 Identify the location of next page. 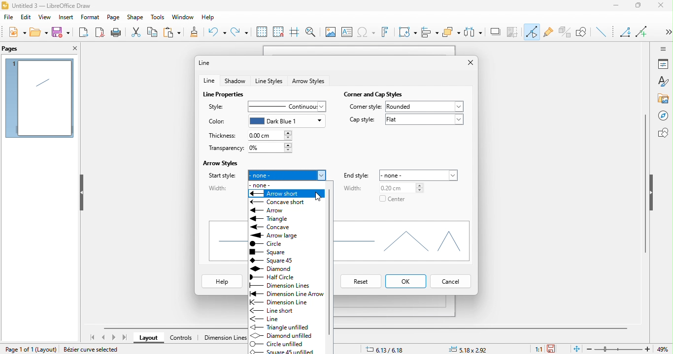
(114, 338).